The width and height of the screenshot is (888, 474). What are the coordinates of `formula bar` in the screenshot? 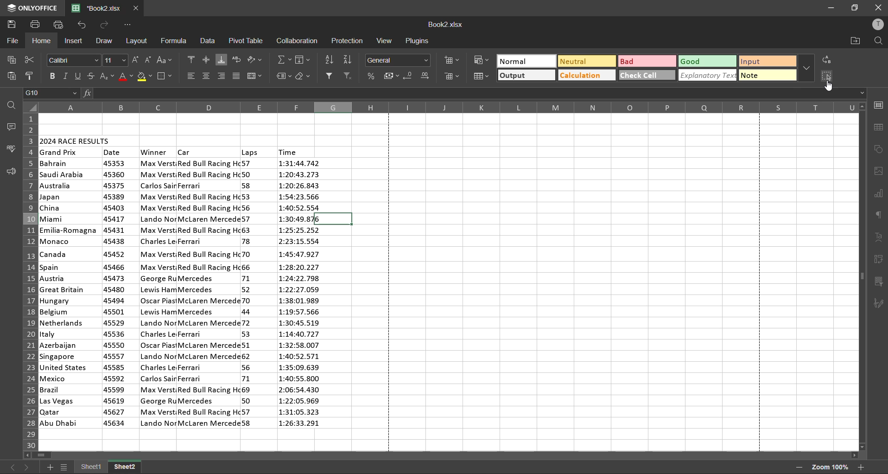 It's located at (479, 94).